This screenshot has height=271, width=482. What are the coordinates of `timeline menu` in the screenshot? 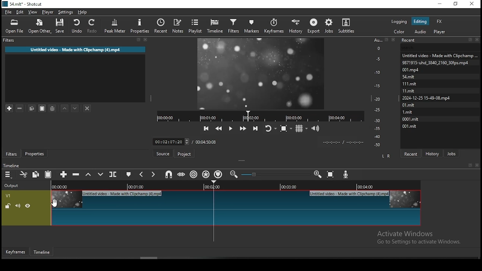 It's located at (8, 175).